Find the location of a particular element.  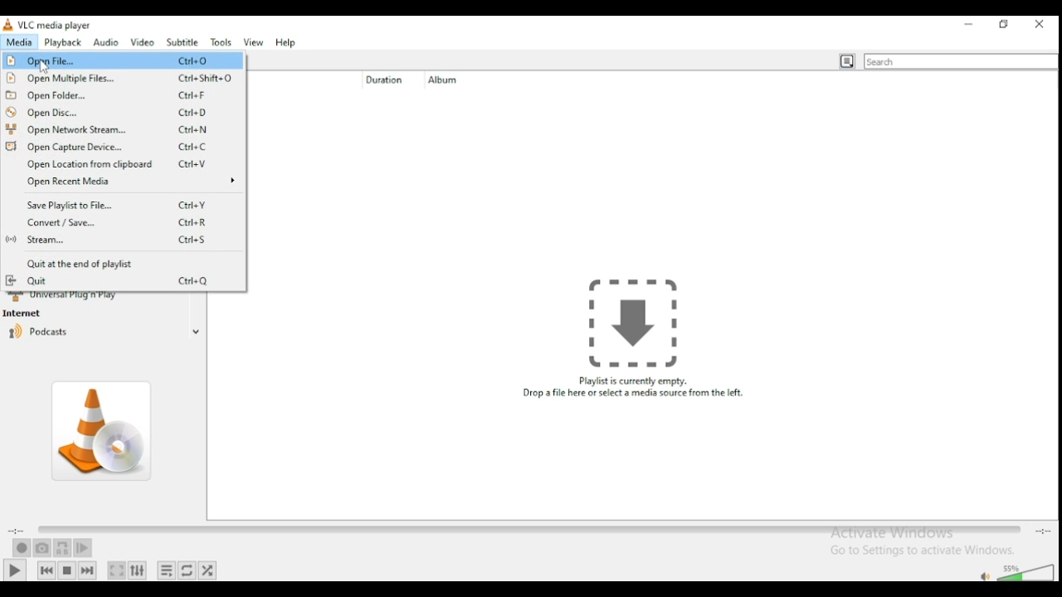

elapsed time is located at coordinates (15, 531).